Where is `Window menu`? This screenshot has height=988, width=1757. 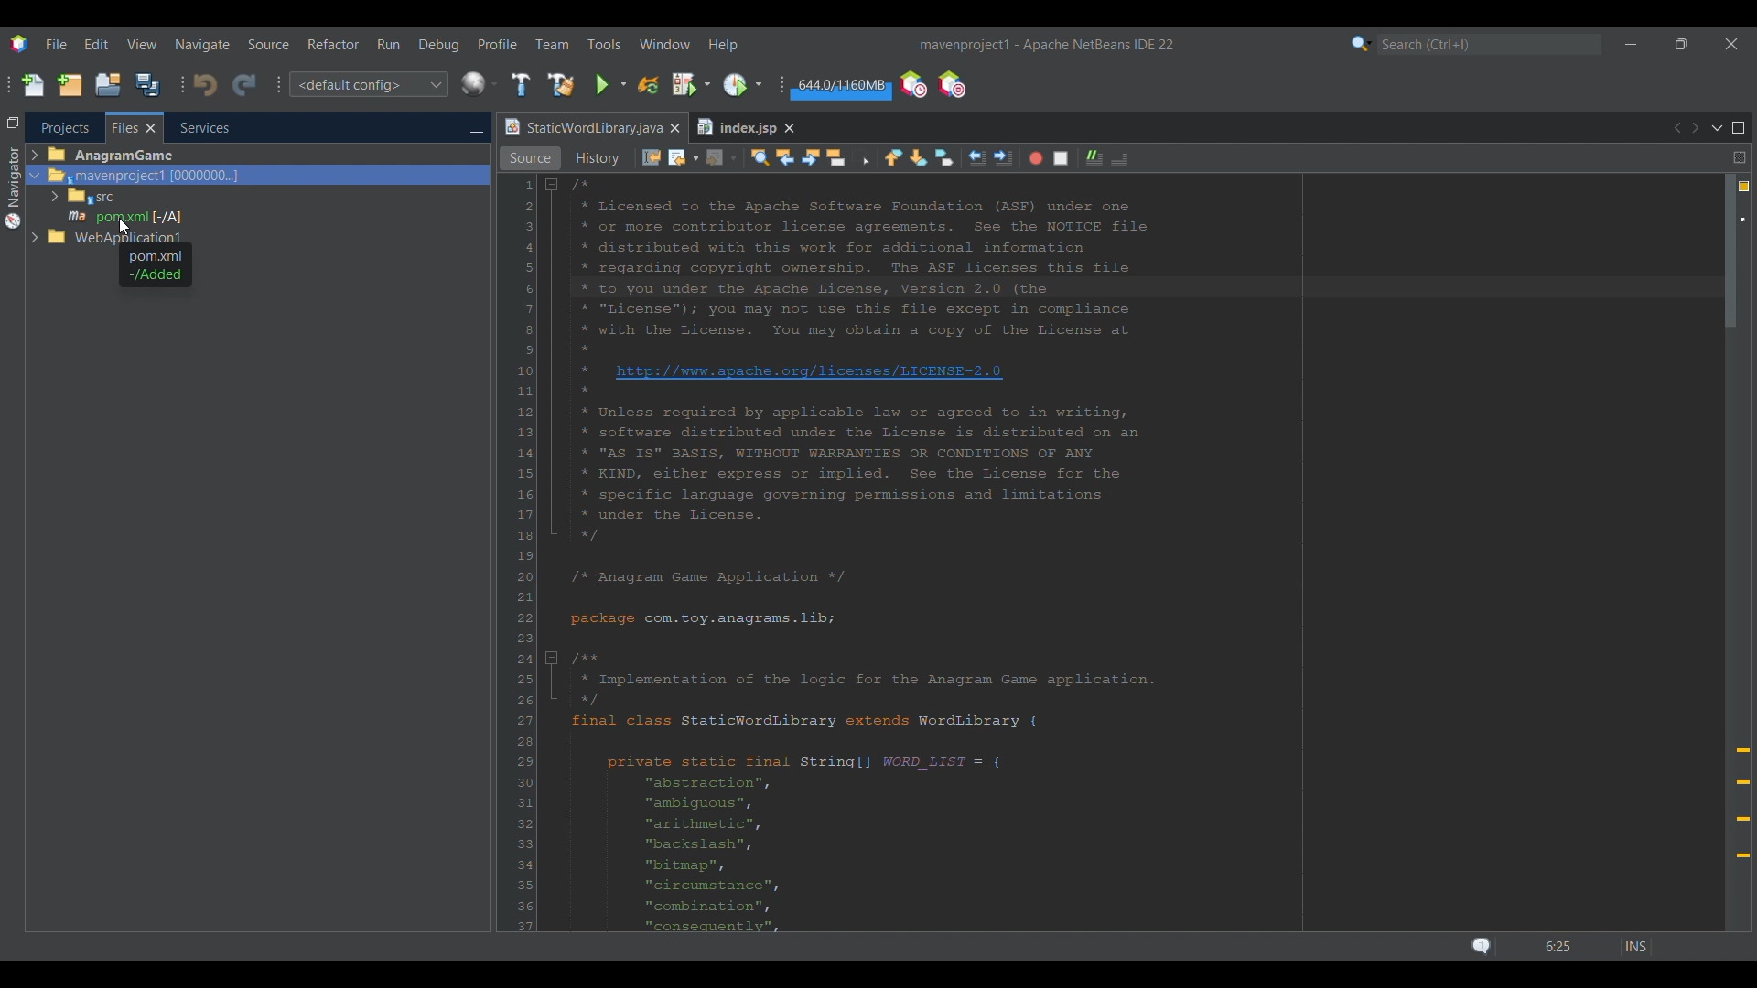 Window menu is located at coordinates (665, 44).